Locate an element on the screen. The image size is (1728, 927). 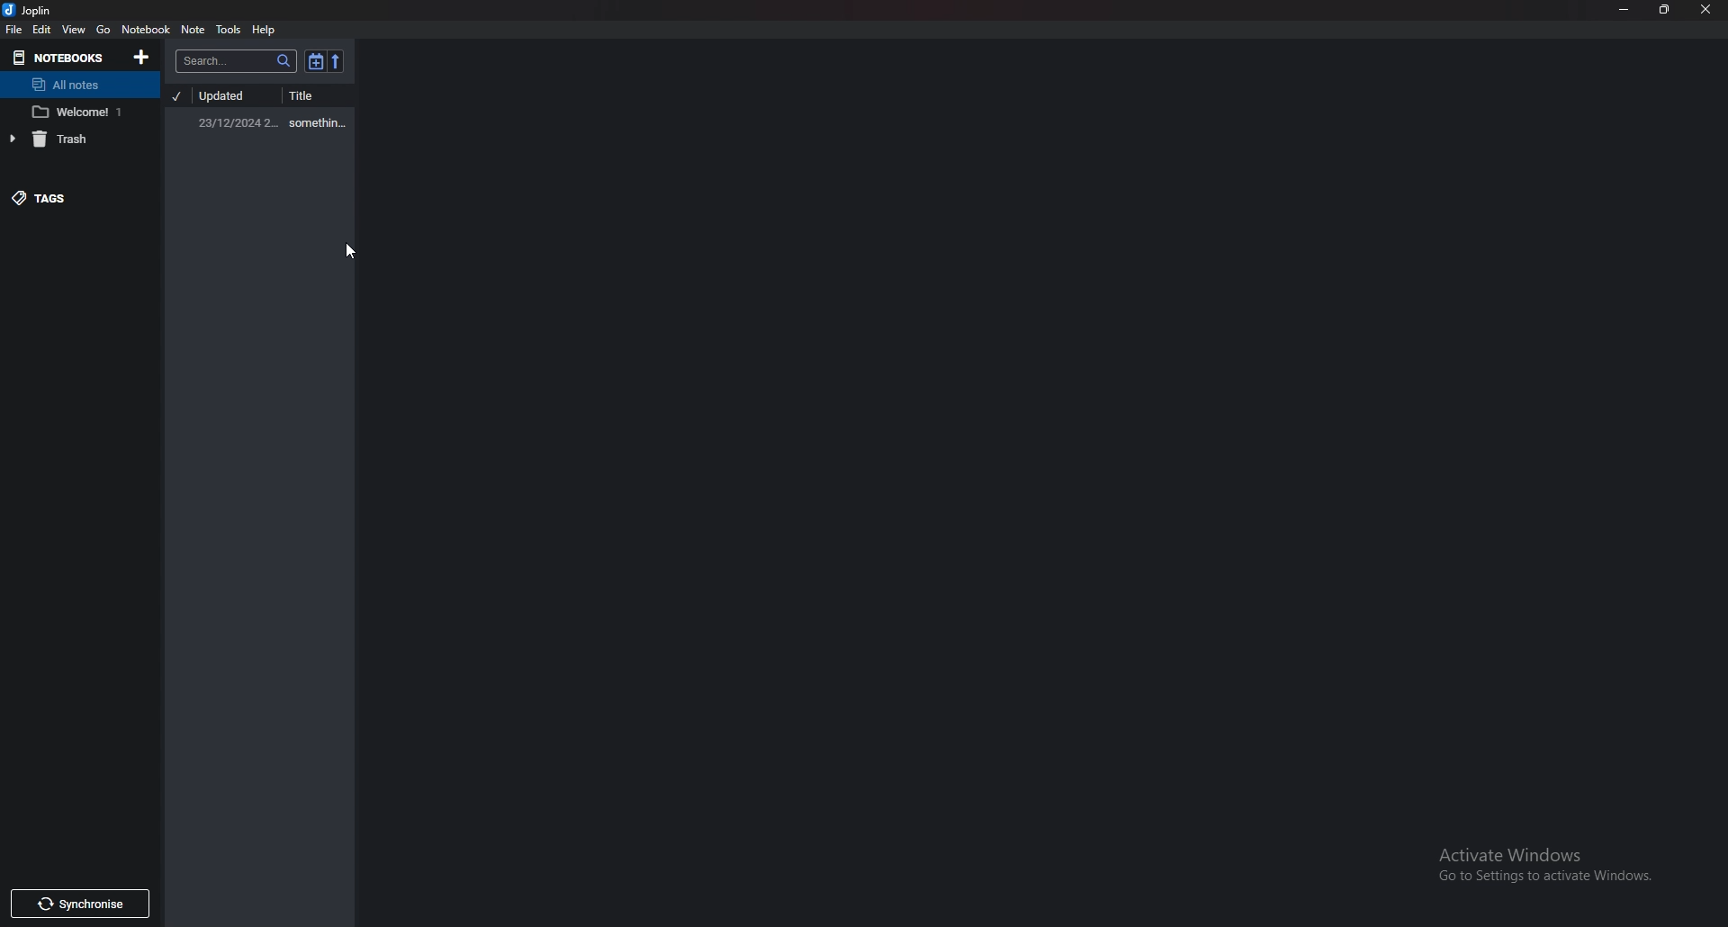
Notebook is located at coordinates (146, 31).